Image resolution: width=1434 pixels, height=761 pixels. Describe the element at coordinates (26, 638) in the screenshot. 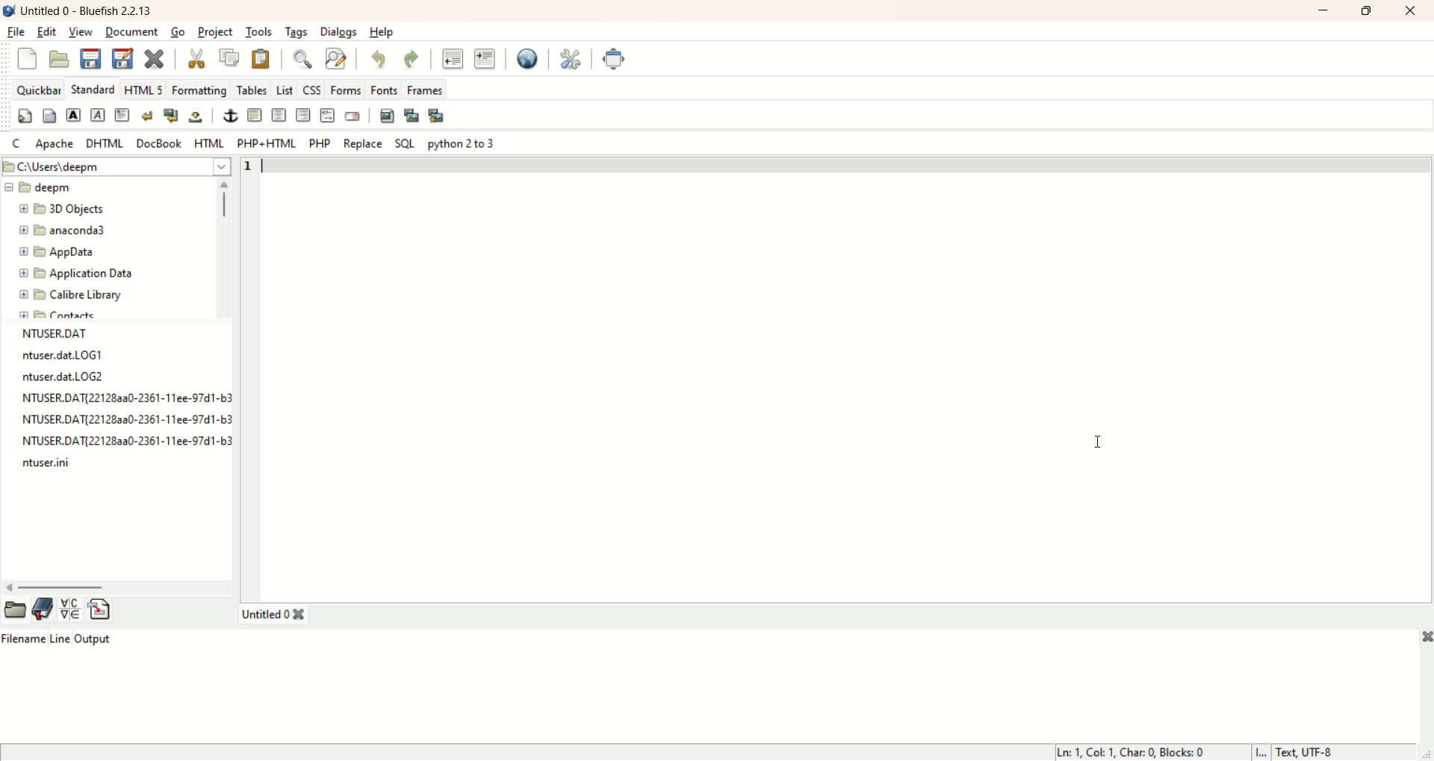

I see `filename` at that location.